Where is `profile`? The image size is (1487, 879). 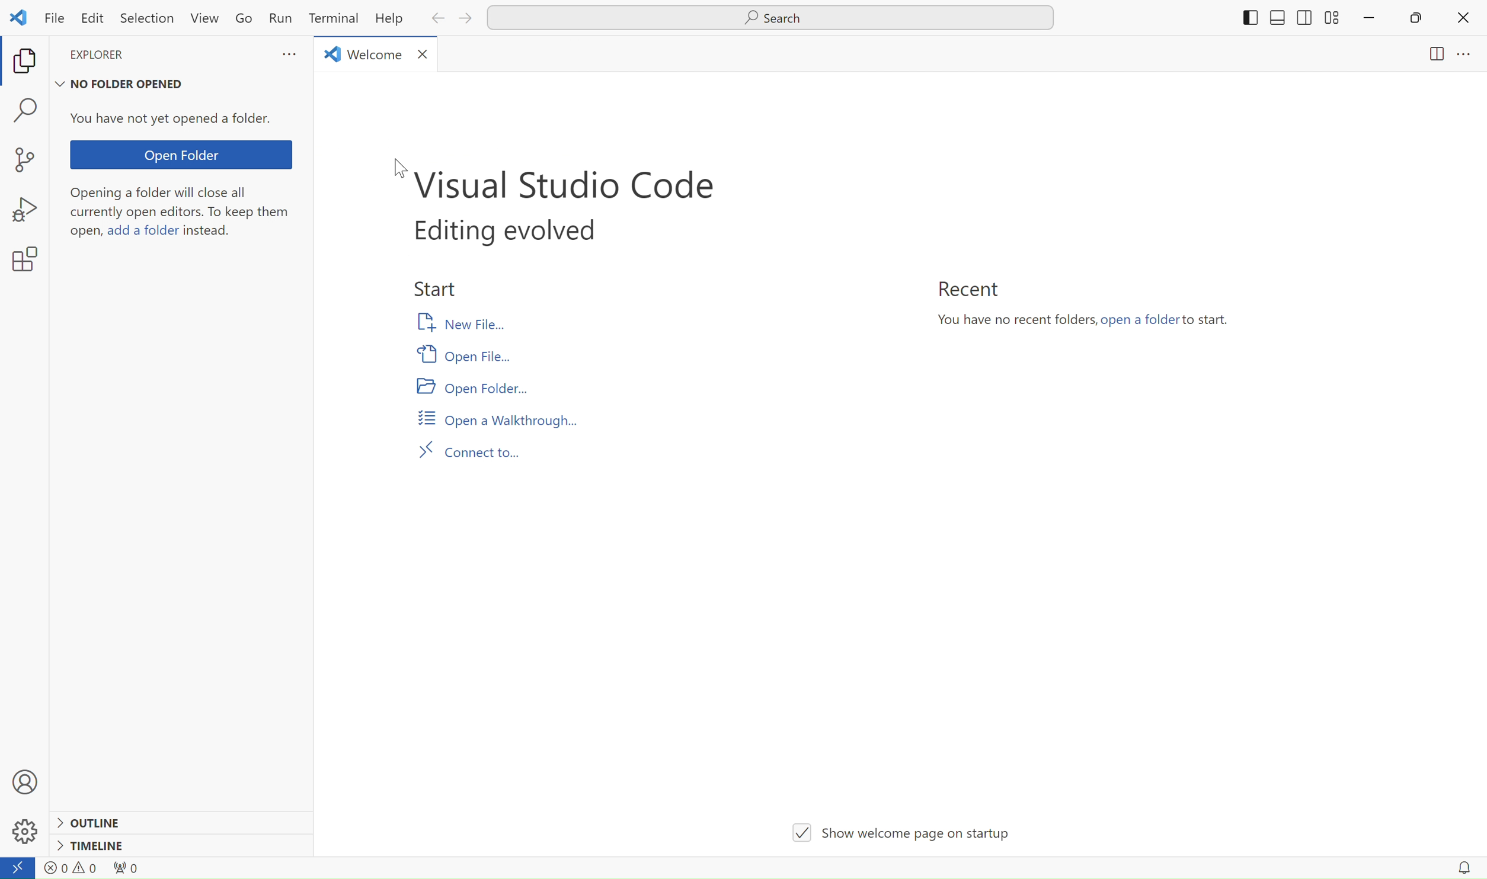 profile is located at coordinates (27, 777).